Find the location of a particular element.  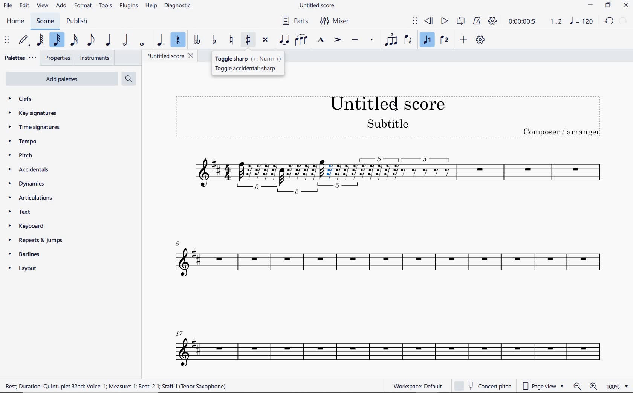

TOGGLE DOUBLE-SHARP is located at coordinates (265, 40).